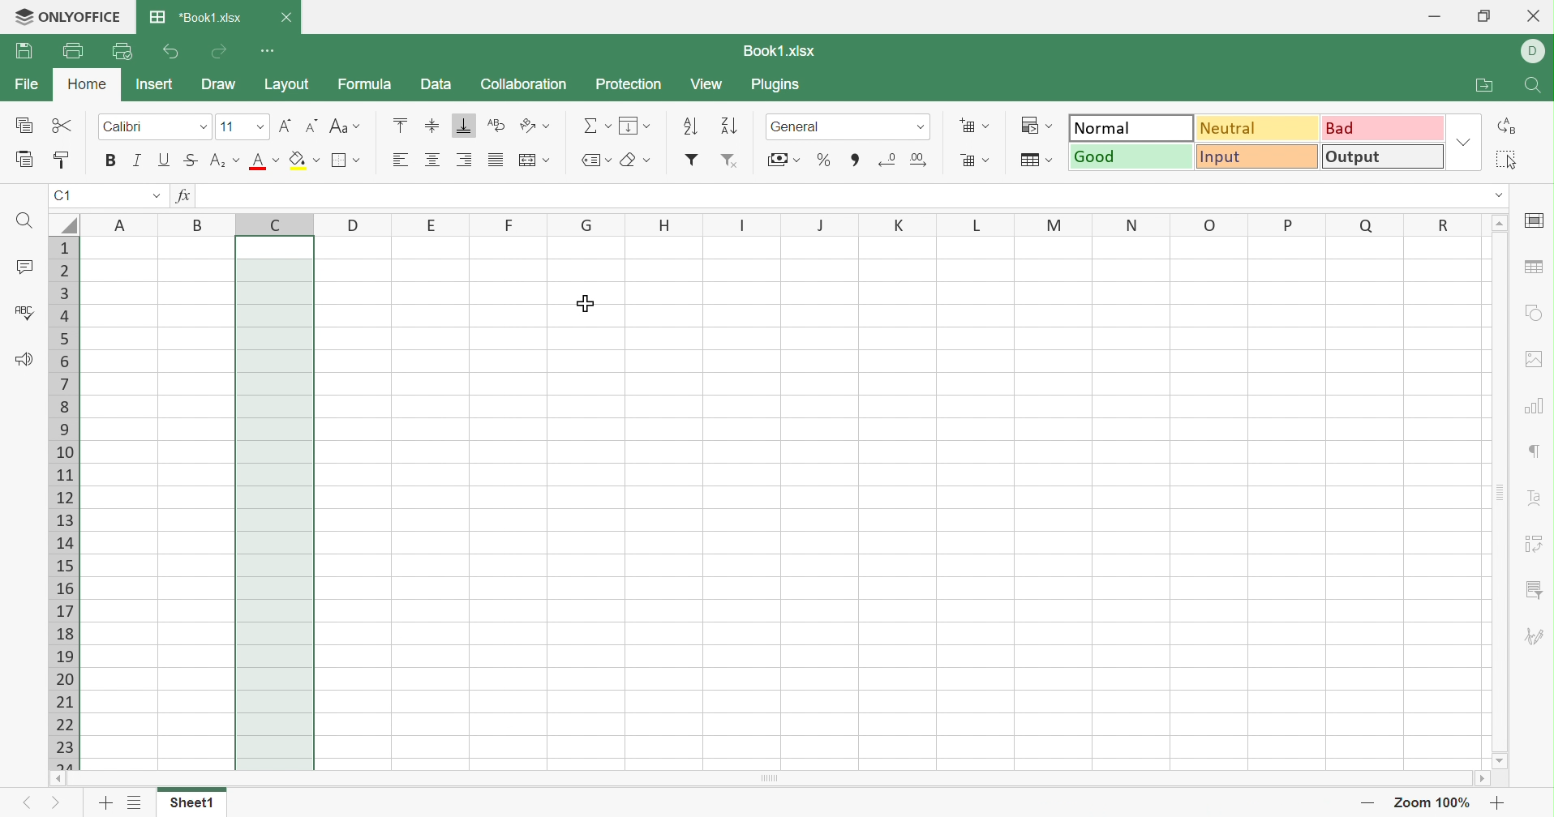 Image resolution: width=1554 pixels, height=817 pixels. I want to click on Book1.xlsx, so click(788, 48).